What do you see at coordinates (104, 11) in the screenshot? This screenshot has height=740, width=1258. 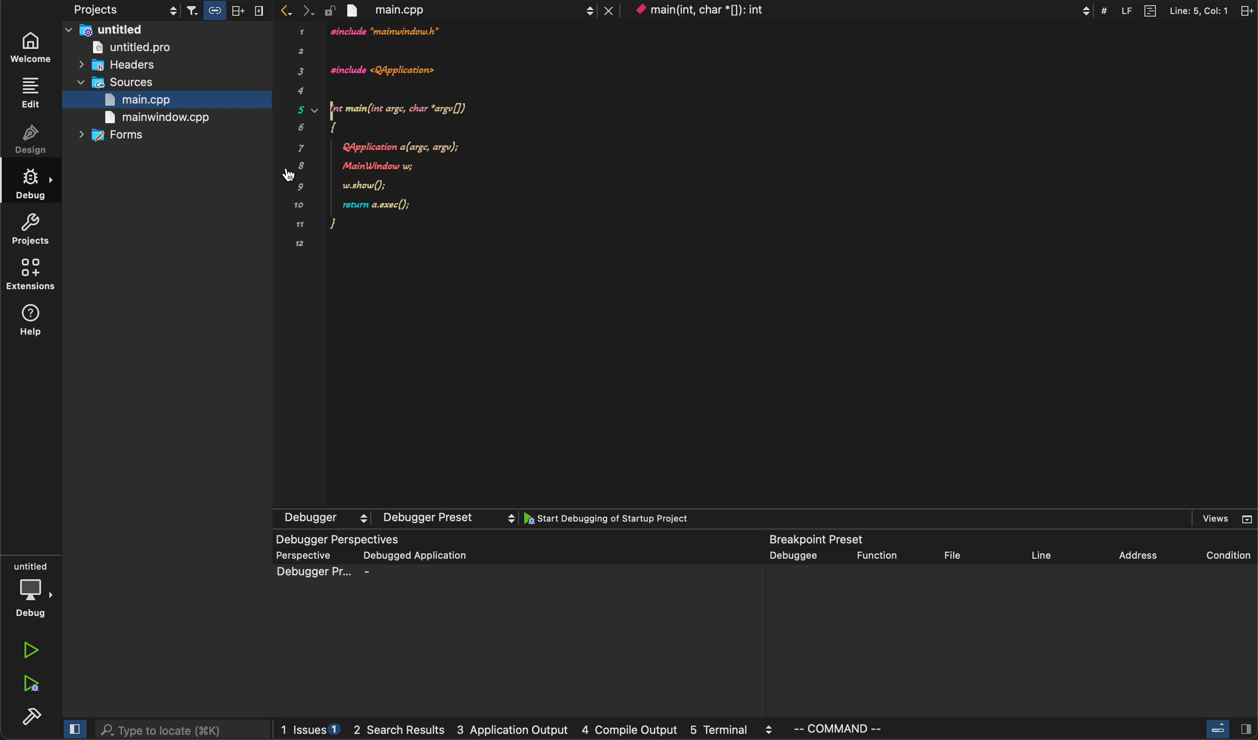 I see `projects` at bounding box center [104, 11].